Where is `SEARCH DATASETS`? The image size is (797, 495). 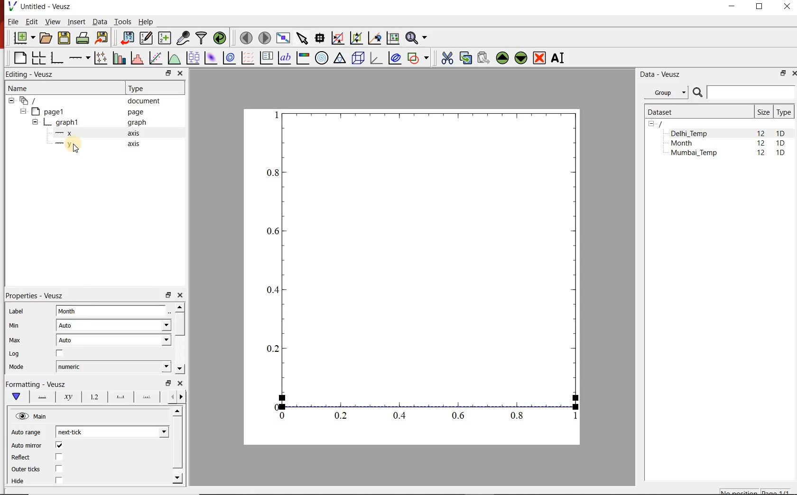
SEARCH DATASETS is located at coordinates (743, 93).